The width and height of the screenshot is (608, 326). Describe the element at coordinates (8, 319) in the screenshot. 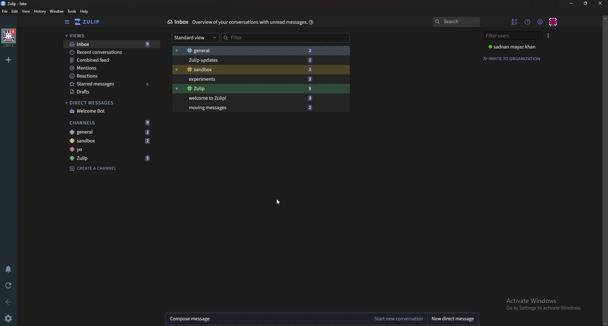

I see `Settings` at that location.